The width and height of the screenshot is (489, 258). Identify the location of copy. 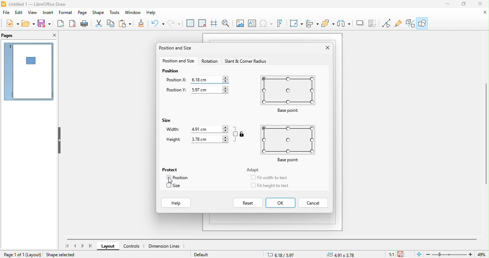
(112, 24).